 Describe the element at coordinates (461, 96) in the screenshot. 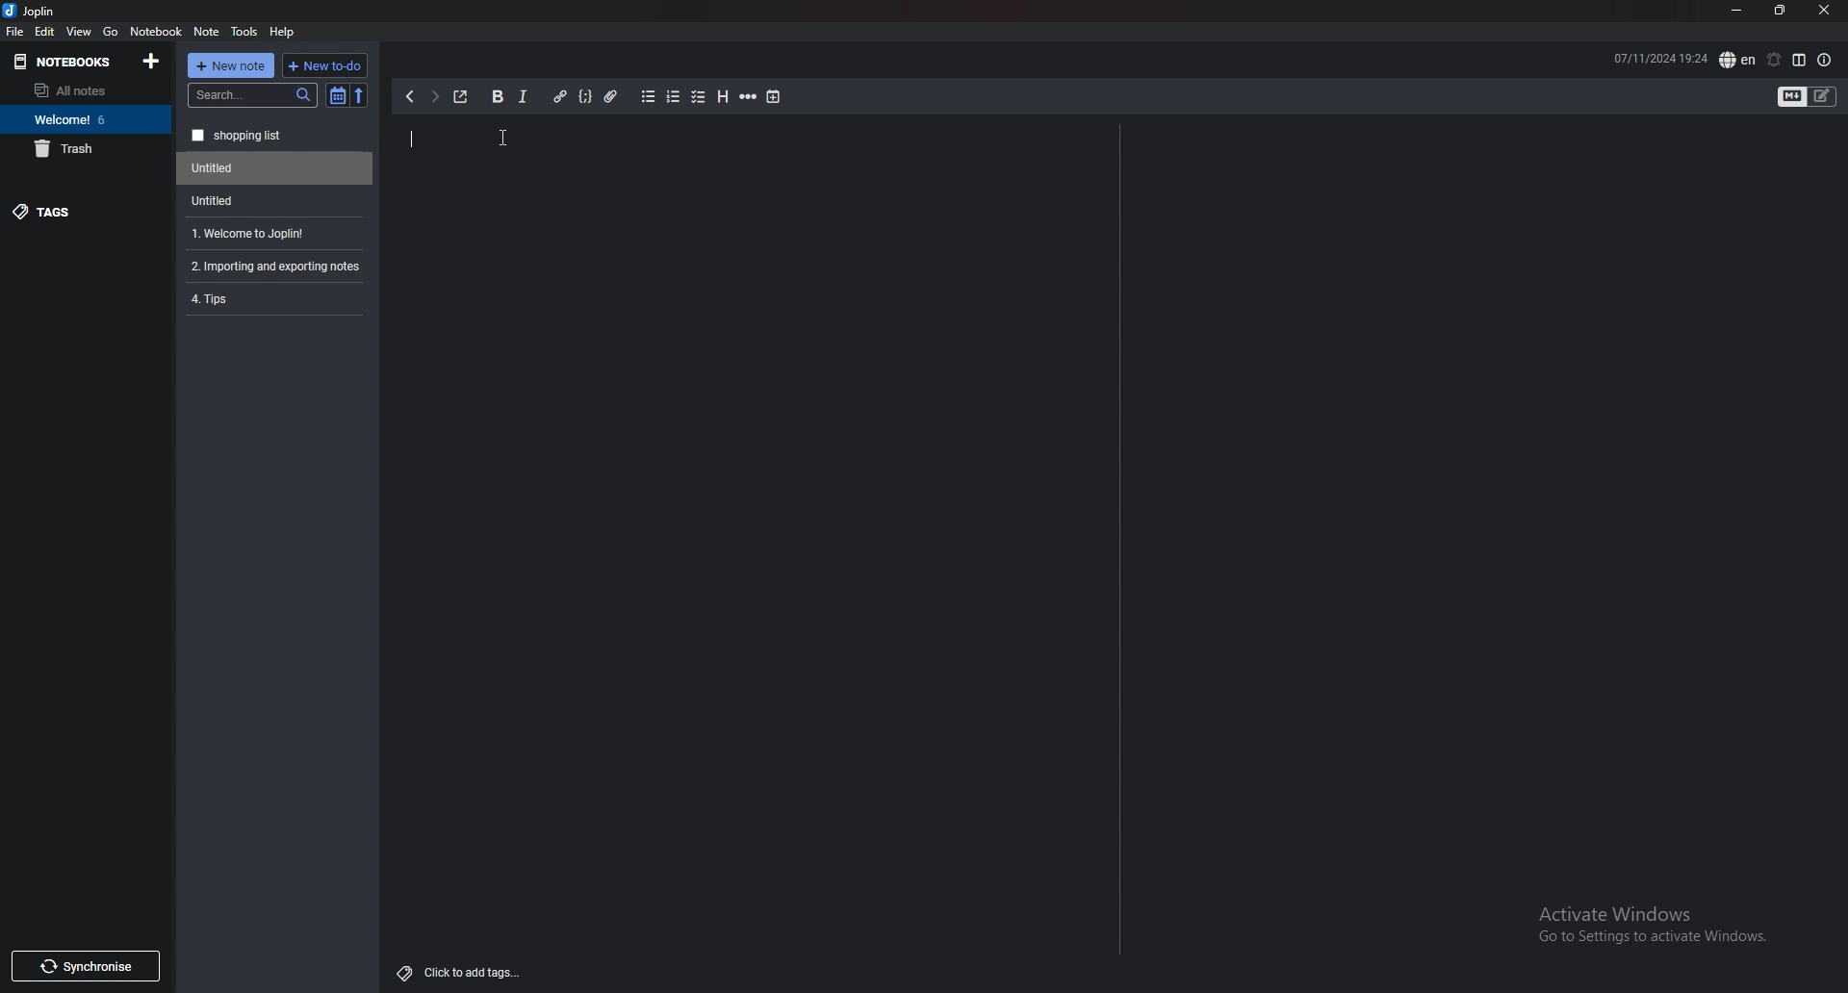

I see `toggle external editor` at that location.